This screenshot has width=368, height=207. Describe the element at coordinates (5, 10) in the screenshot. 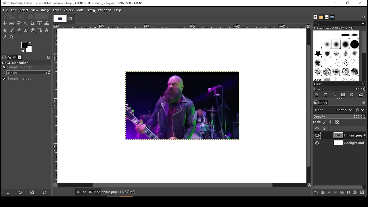

I see `file` at that location.